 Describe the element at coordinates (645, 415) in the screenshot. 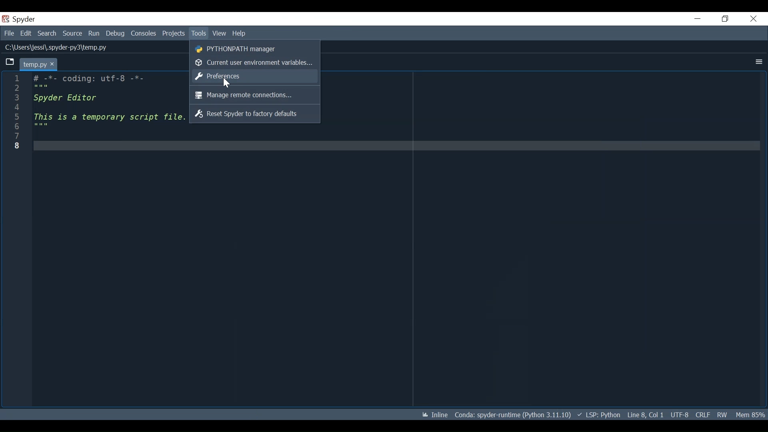

I see `Cursor Position` at that location.